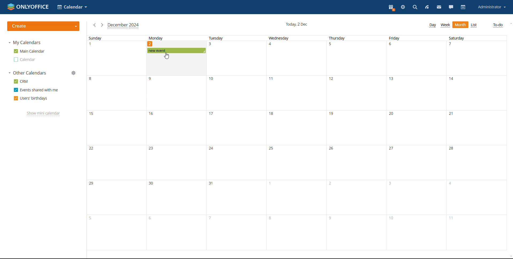 The width and height of the screenshot is (513, 259). What do you see at coordinates (492, 7) in the screenshot?
I see `account` at bounding box center [492, 7].